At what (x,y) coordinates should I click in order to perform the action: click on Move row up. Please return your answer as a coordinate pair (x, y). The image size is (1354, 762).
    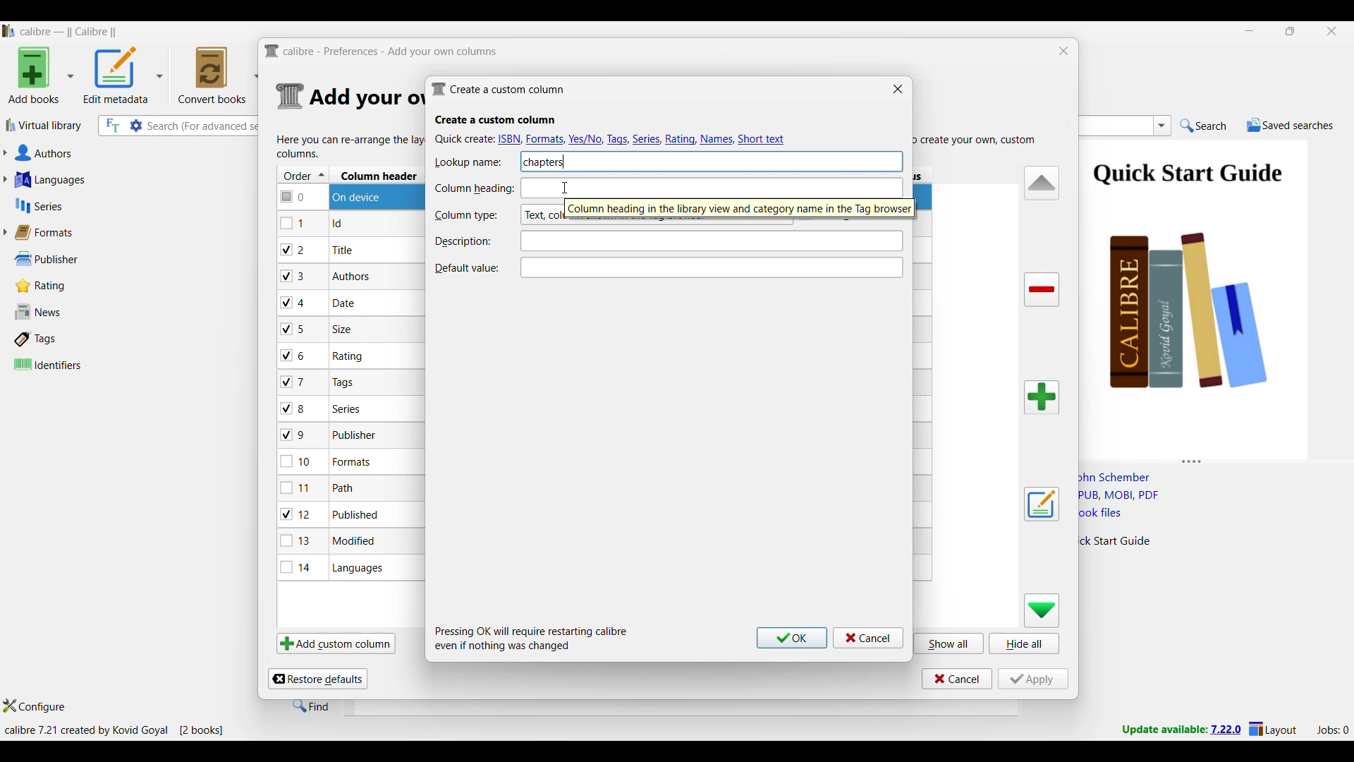
    Looking at the image, I should click on (1042, 182).